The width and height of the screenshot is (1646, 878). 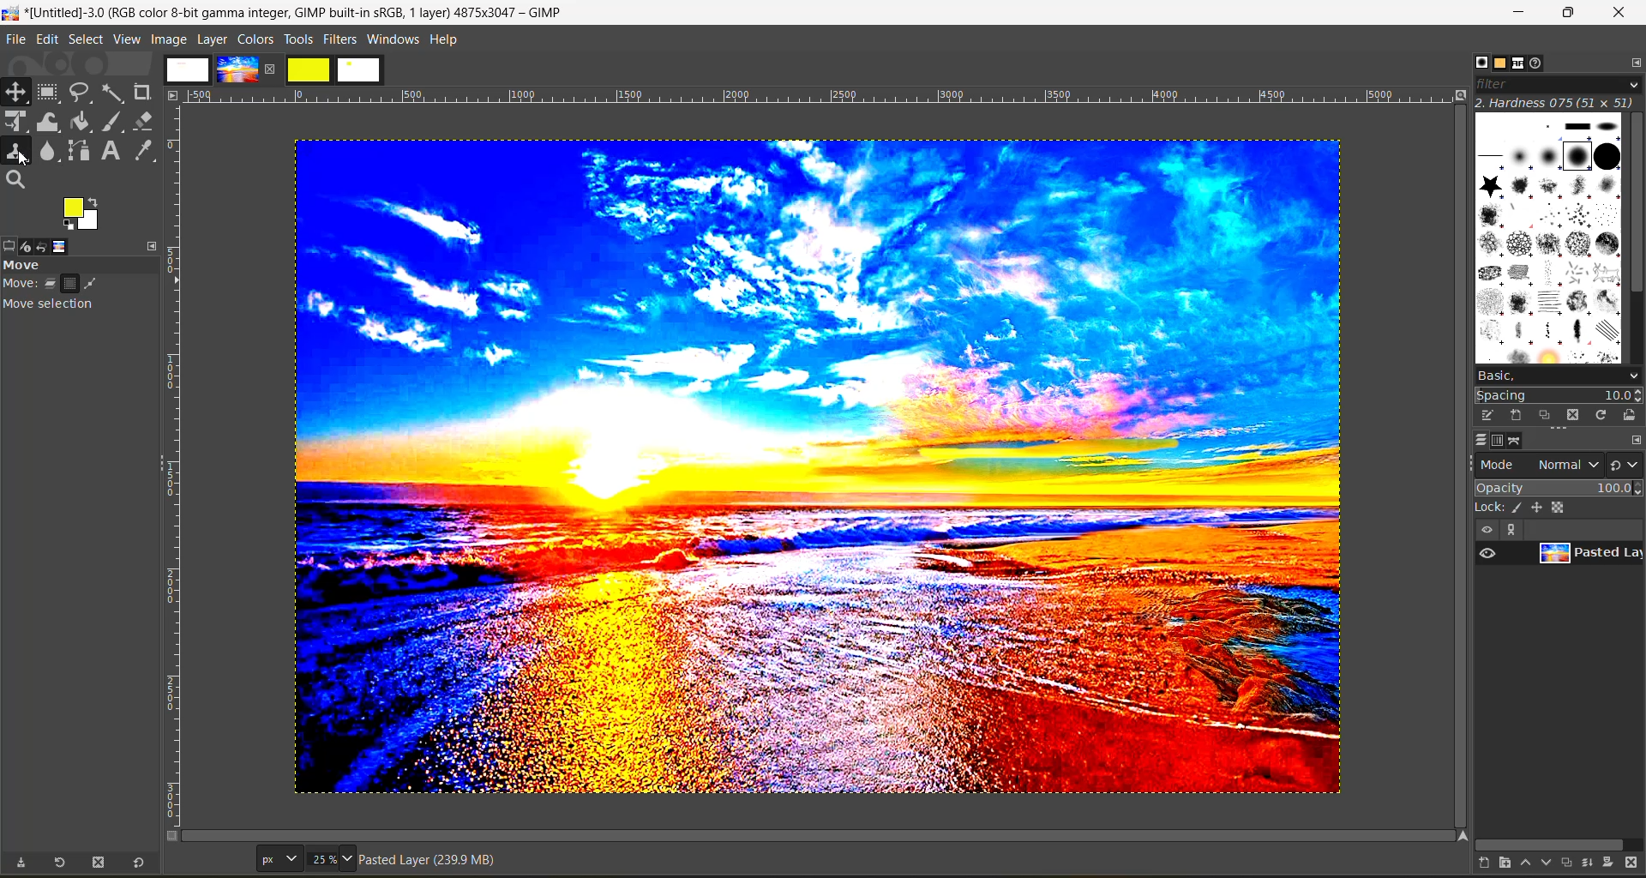 What do you see at coordinates (78, 150) in the screenshot?
I see `path tool` at bounding box center [78, 150].